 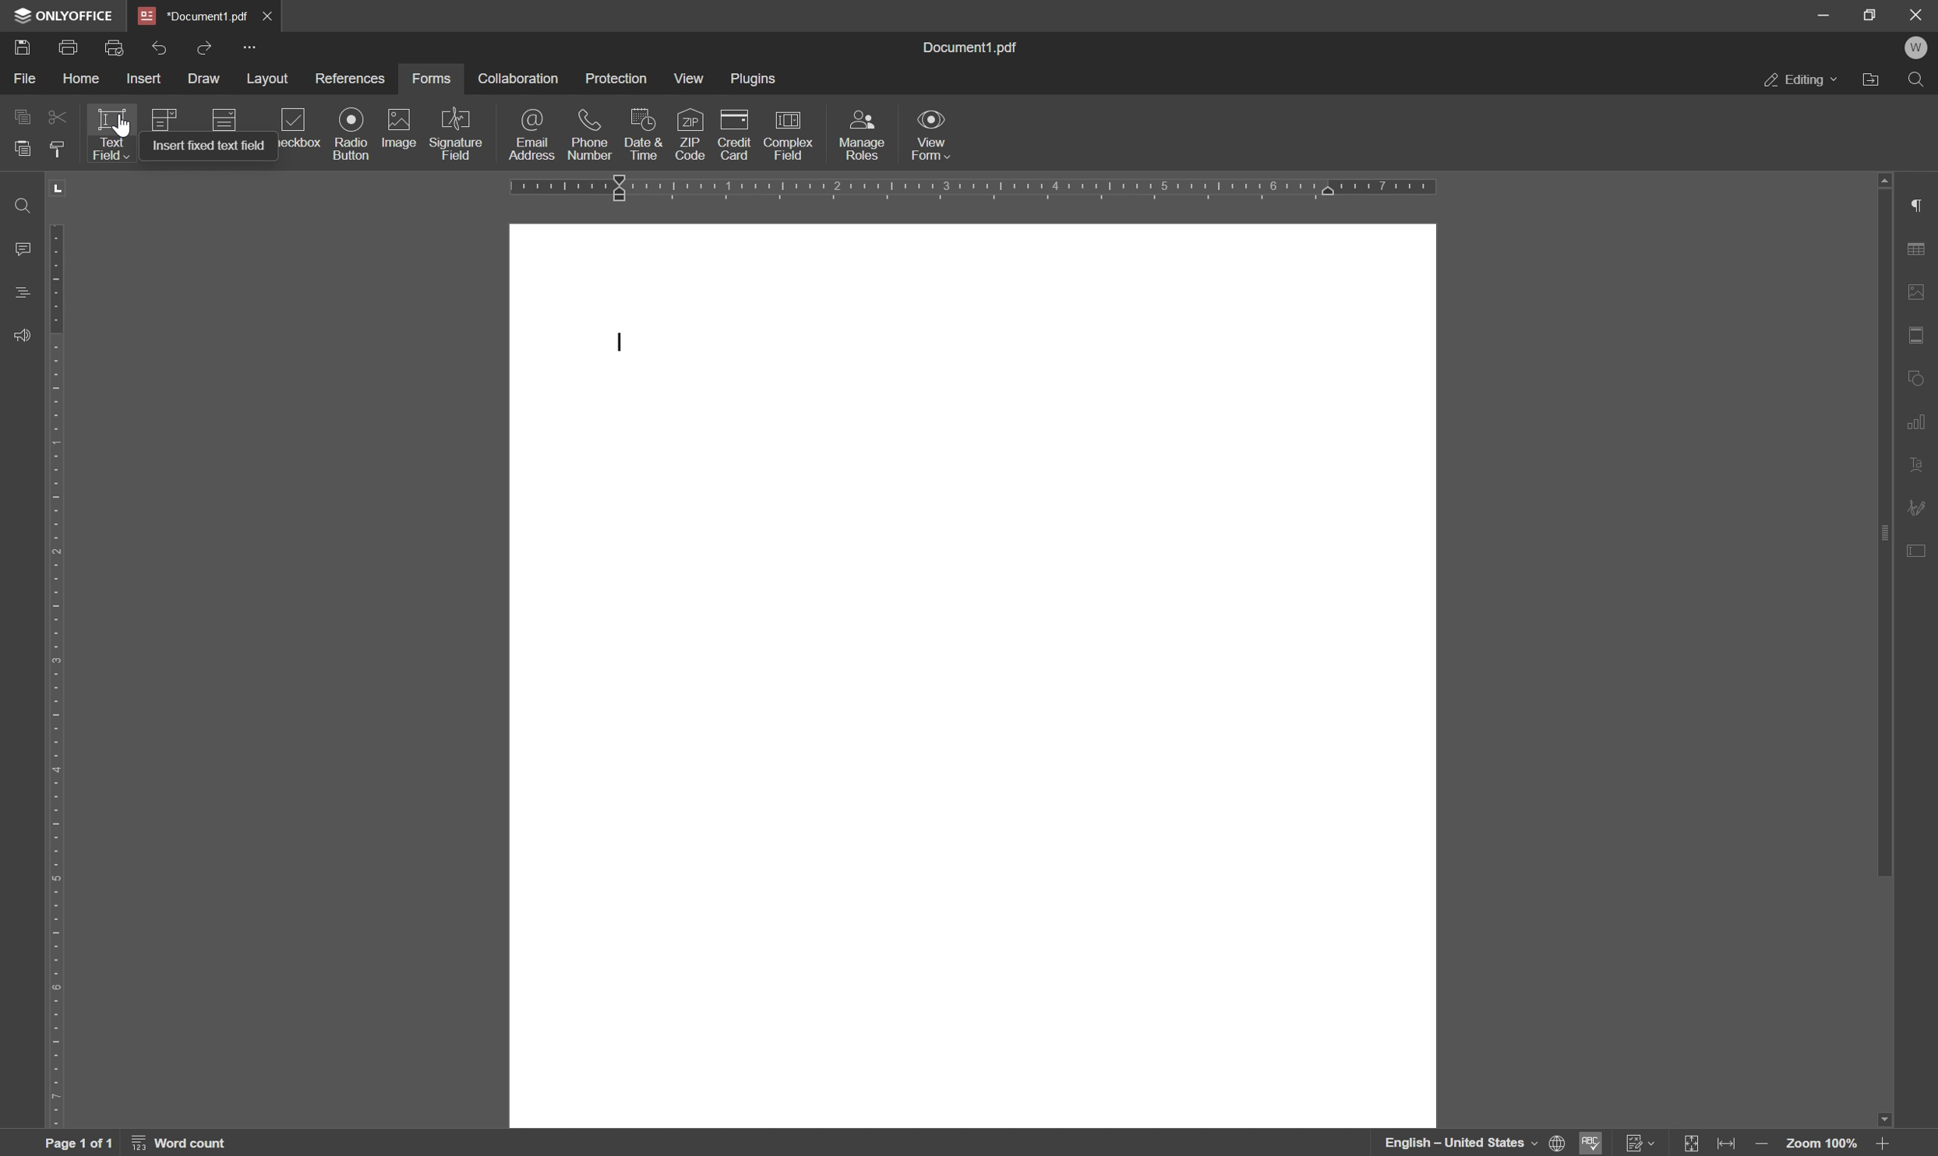 What do you see at coordinates (1800, 82) in the screenshot?
I see `editing` at bounding box center [1800, 82].